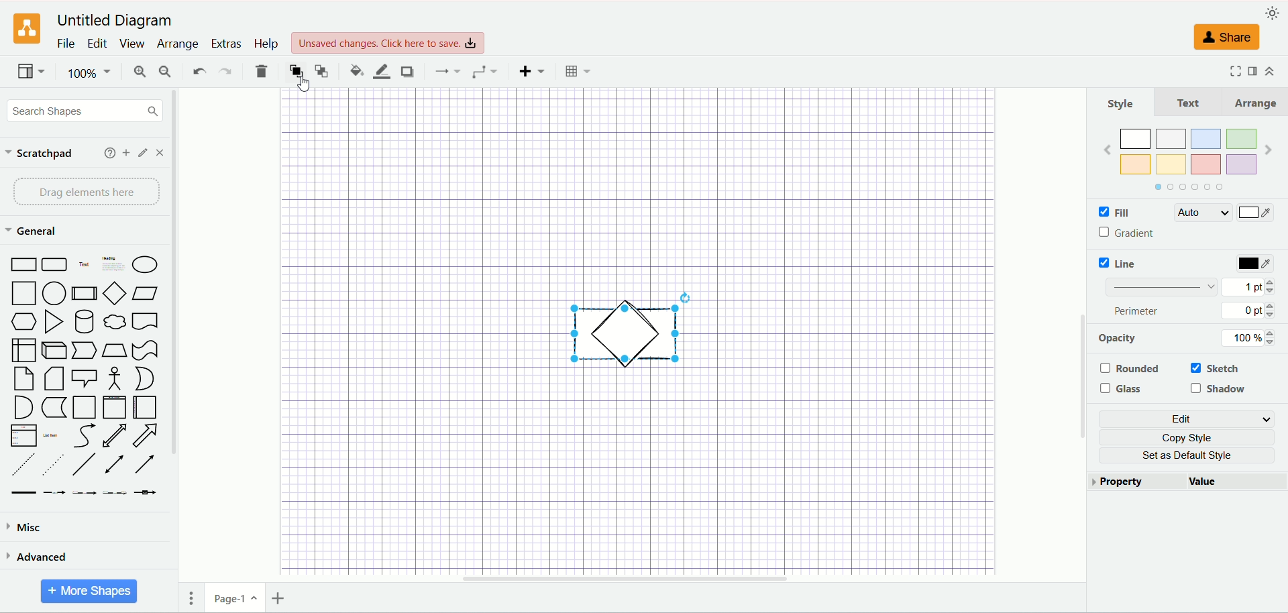 The width and height of the screenshot is (1288, 613). Describe the element at coordinates (1140, 232) in the screenshot. I see `gradient` at that location.